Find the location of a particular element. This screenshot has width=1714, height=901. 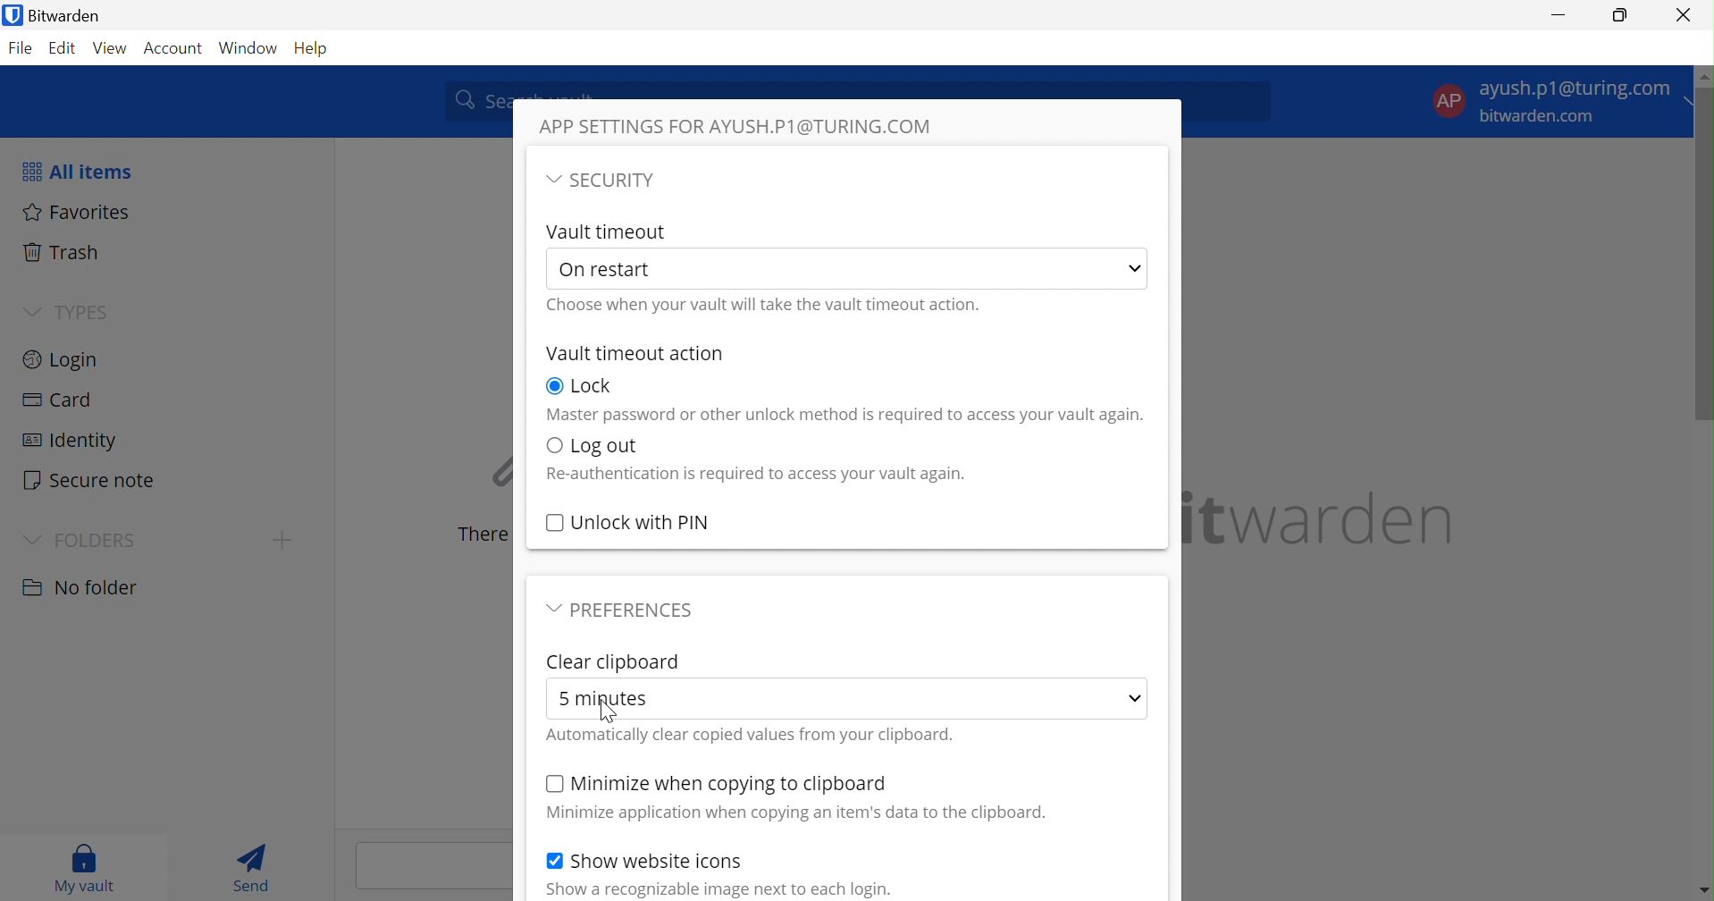

Drop Down is located at coordinates (1136, 697).